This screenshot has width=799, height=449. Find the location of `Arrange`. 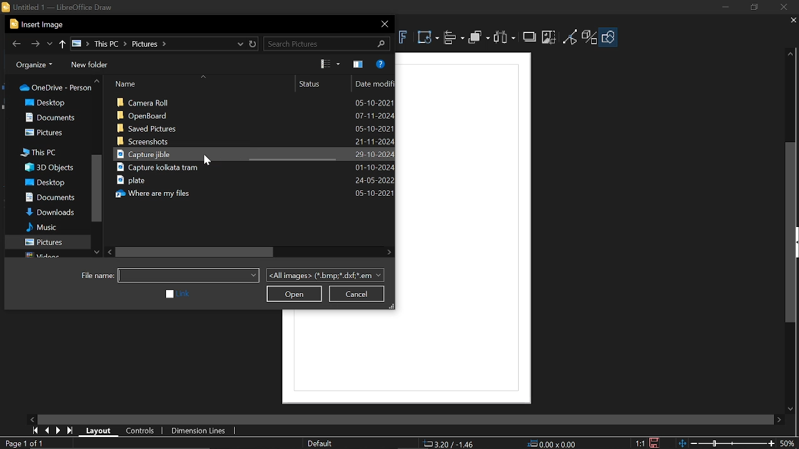

Arrange is located at coordinates (479, 39).